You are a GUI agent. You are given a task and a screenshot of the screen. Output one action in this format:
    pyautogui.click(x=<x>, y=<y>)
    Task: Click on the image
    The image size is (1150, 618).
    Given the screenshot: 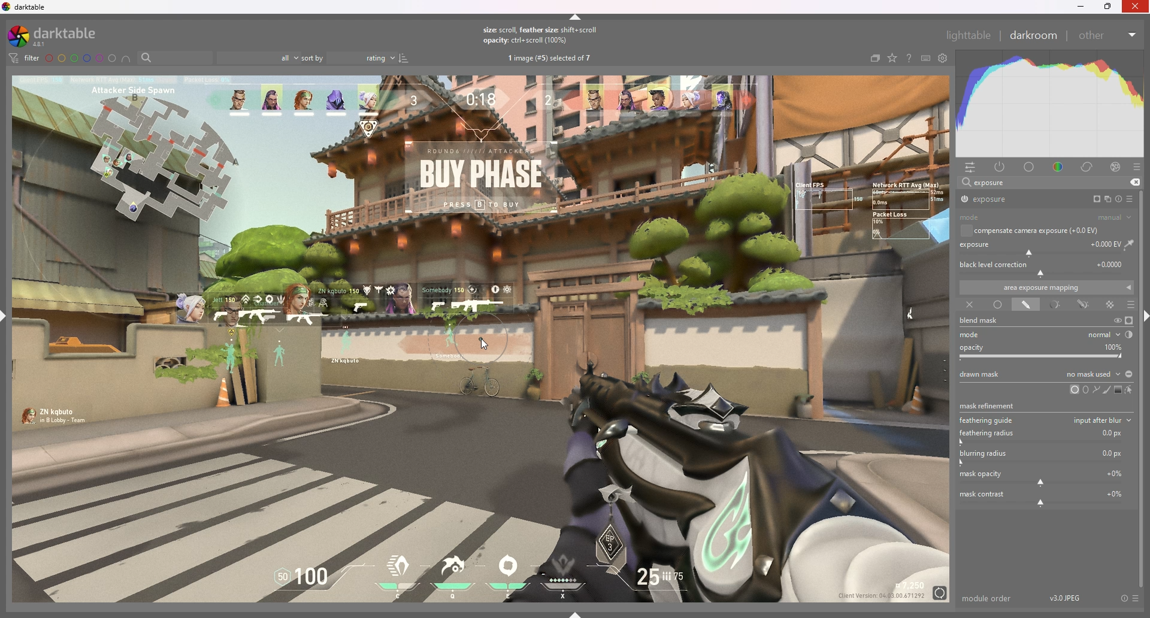 What is the action you would take?
    pyautogui.click(x=482, y=338)
    